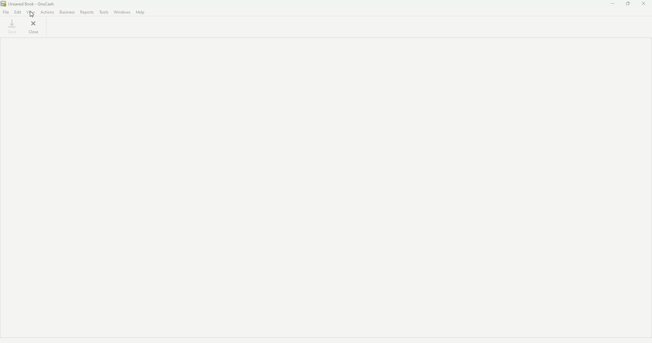 Image resolution: width=652 pixels, height=343 pixels. Describe the element at coordinates (17, 12) in the screenshot. I see `Edit` at that location.